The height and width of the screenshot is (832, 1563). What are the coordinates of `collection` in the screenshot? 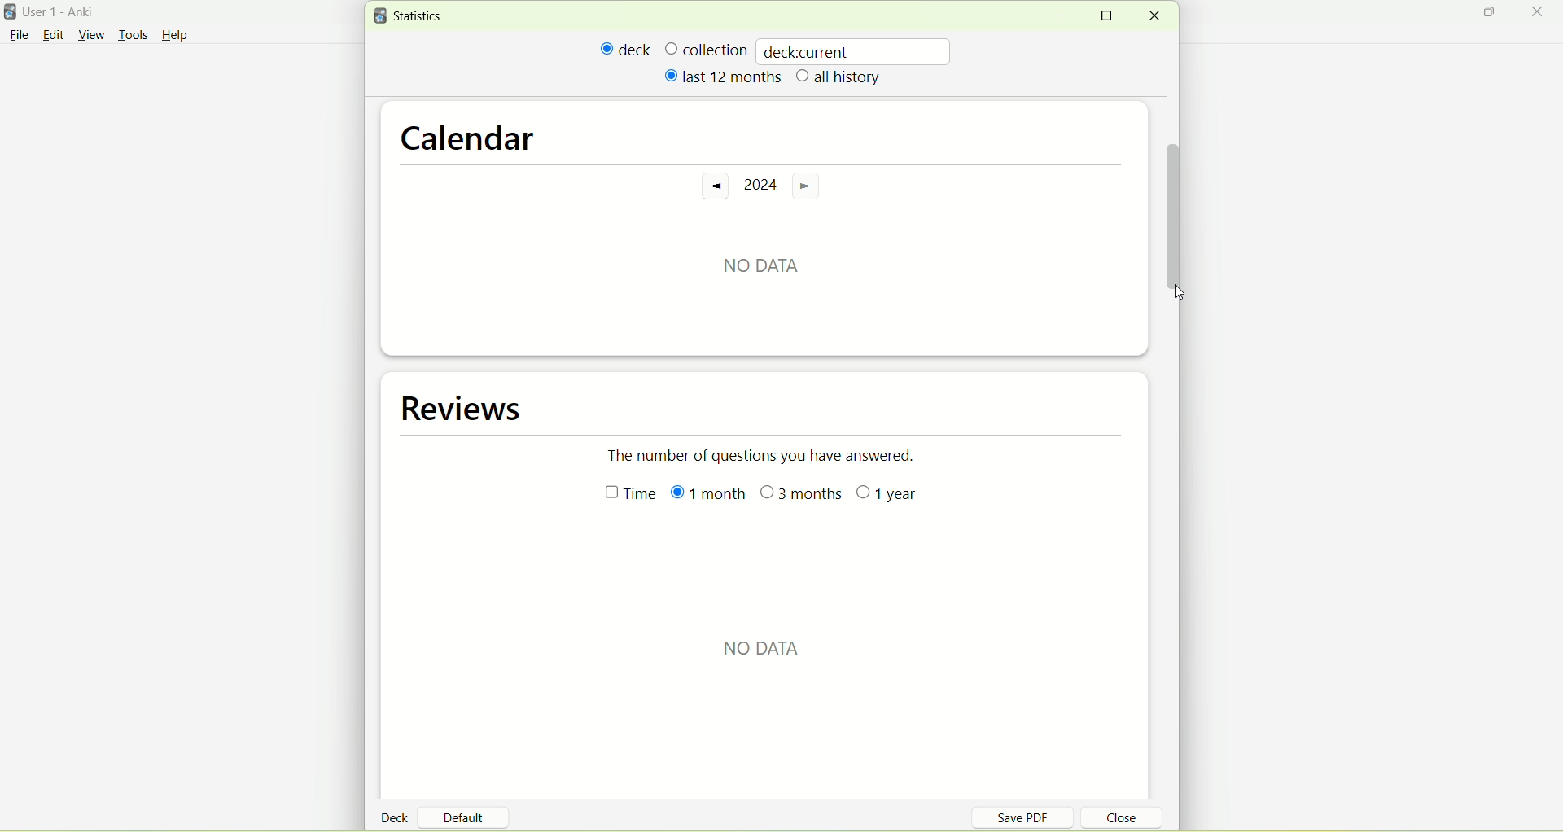 It's located at (706, 49).